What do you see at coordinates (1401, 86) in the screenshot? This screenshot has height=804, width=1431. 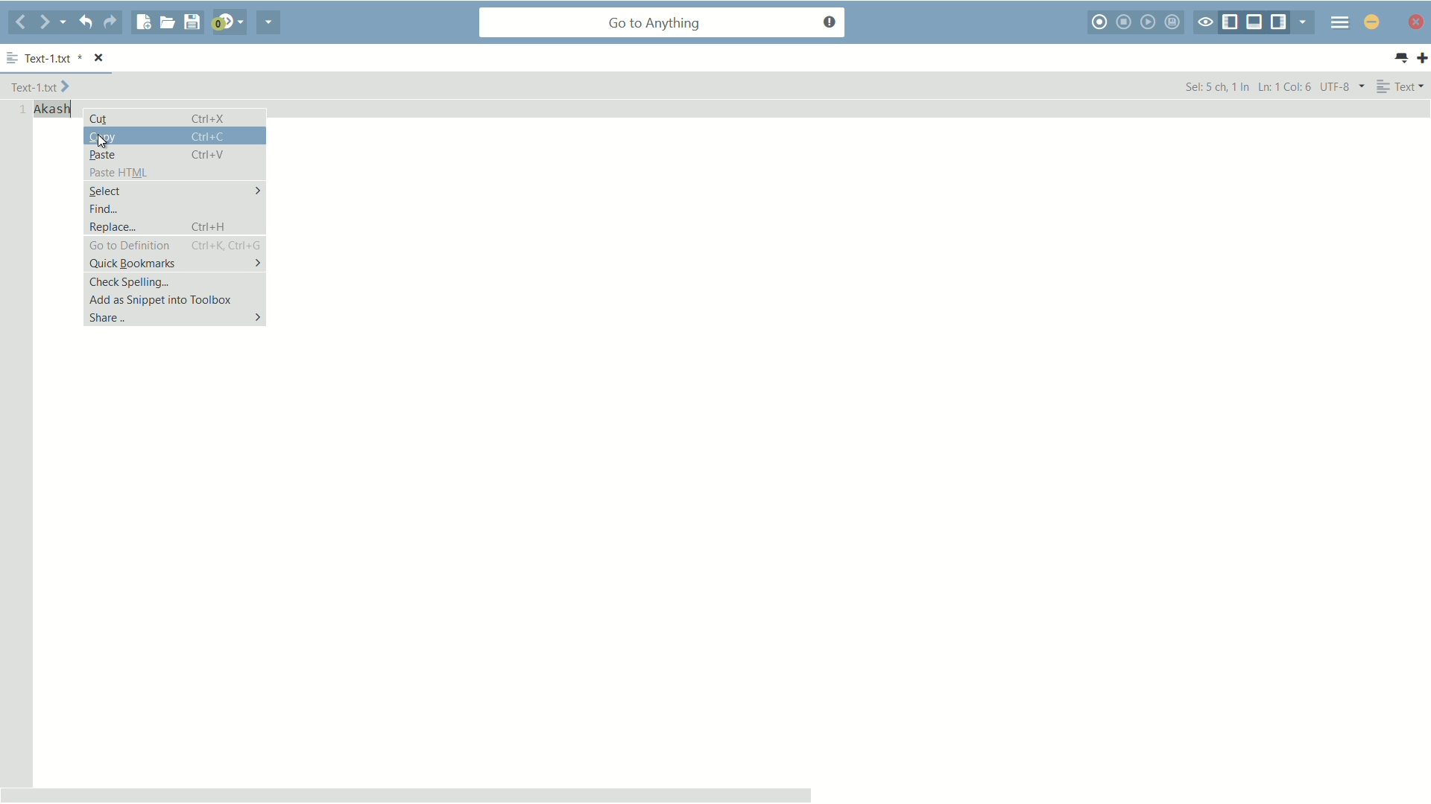 I see `file type` at bounding box center [1401, 86].